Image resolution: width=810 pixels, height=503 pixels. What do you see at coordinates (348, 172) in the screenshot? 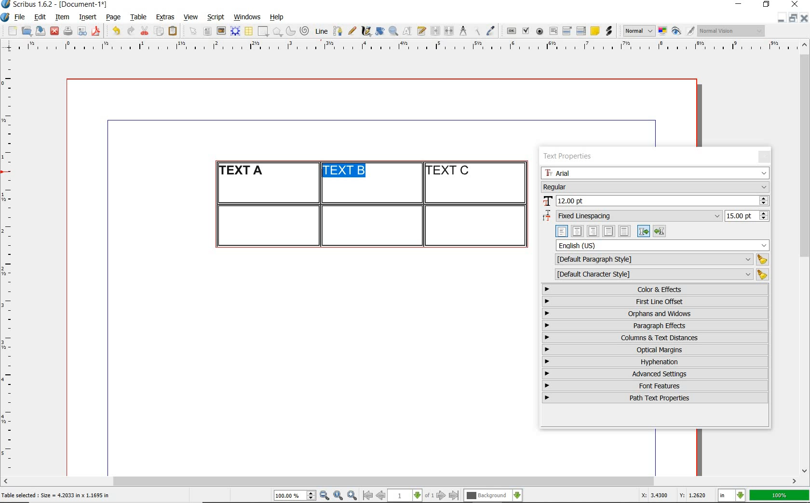
I see `text highlighted` at bounding box center [348, 172].